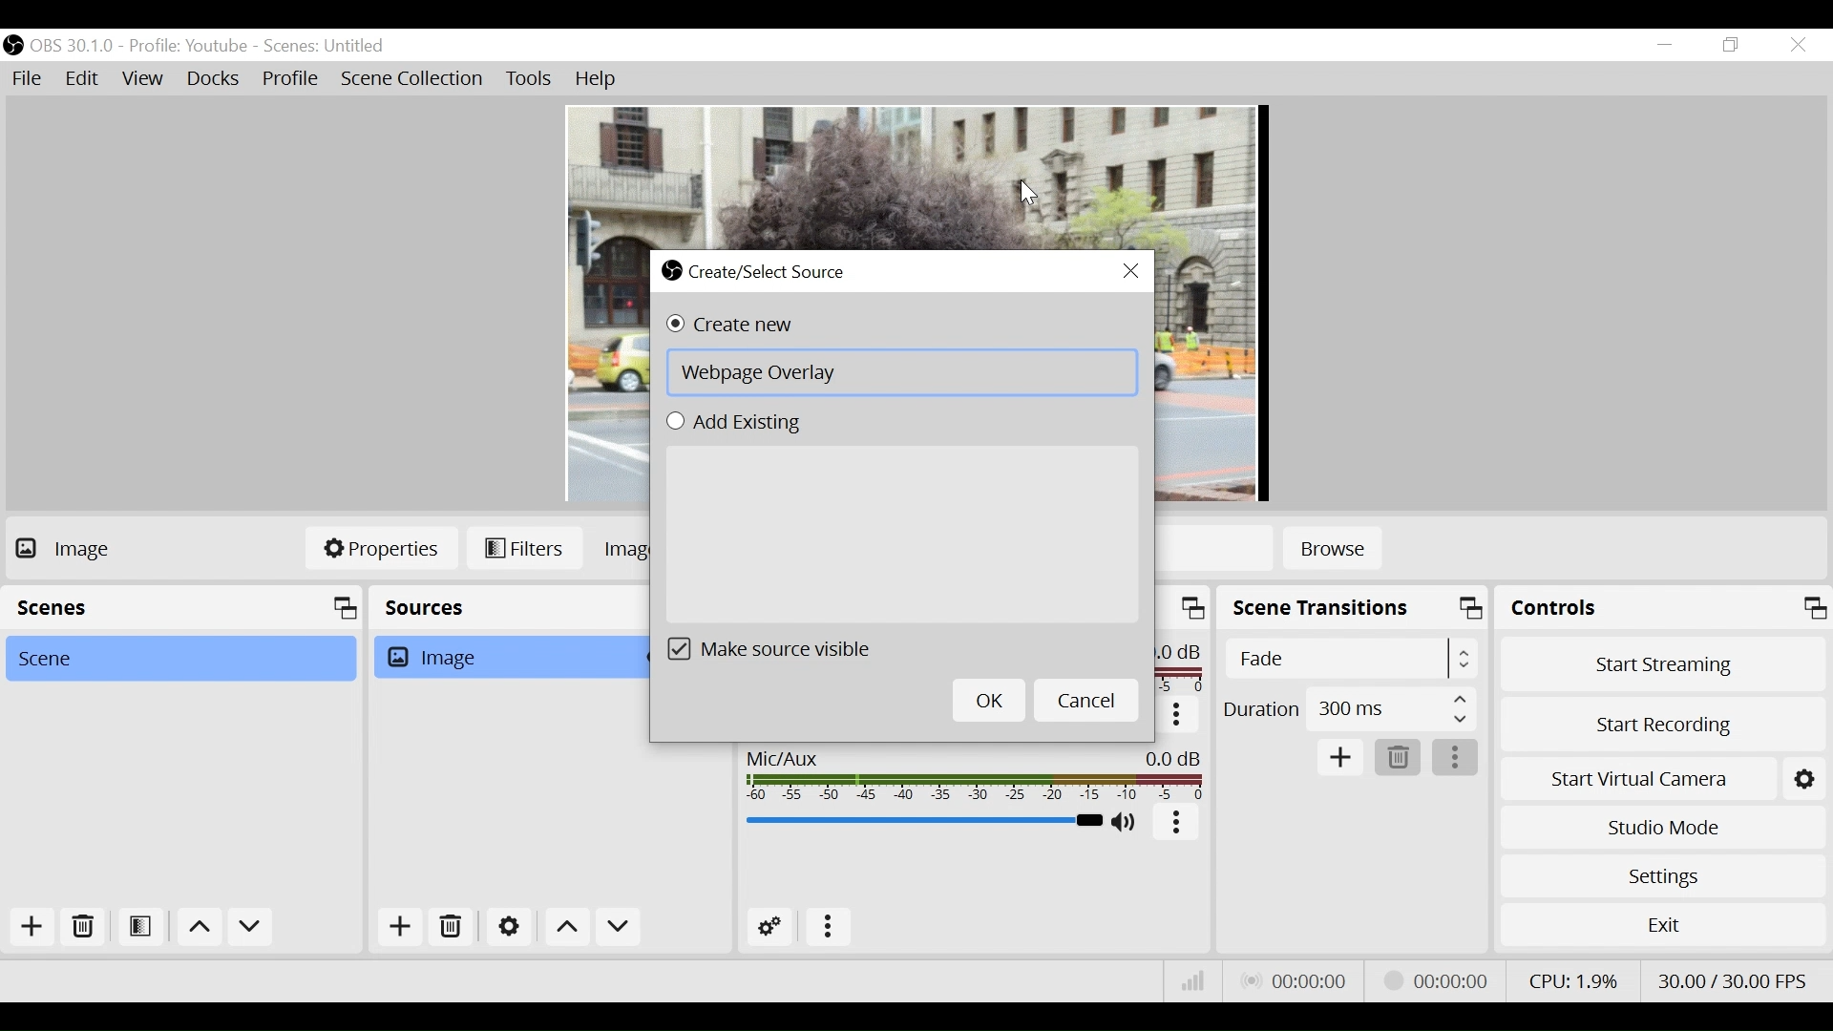 The width and height of the screenshot is (1833, 1031). Describe the element at coordinates (1732, 981) in the screenshot. I see `Frame Per Second` at that location.